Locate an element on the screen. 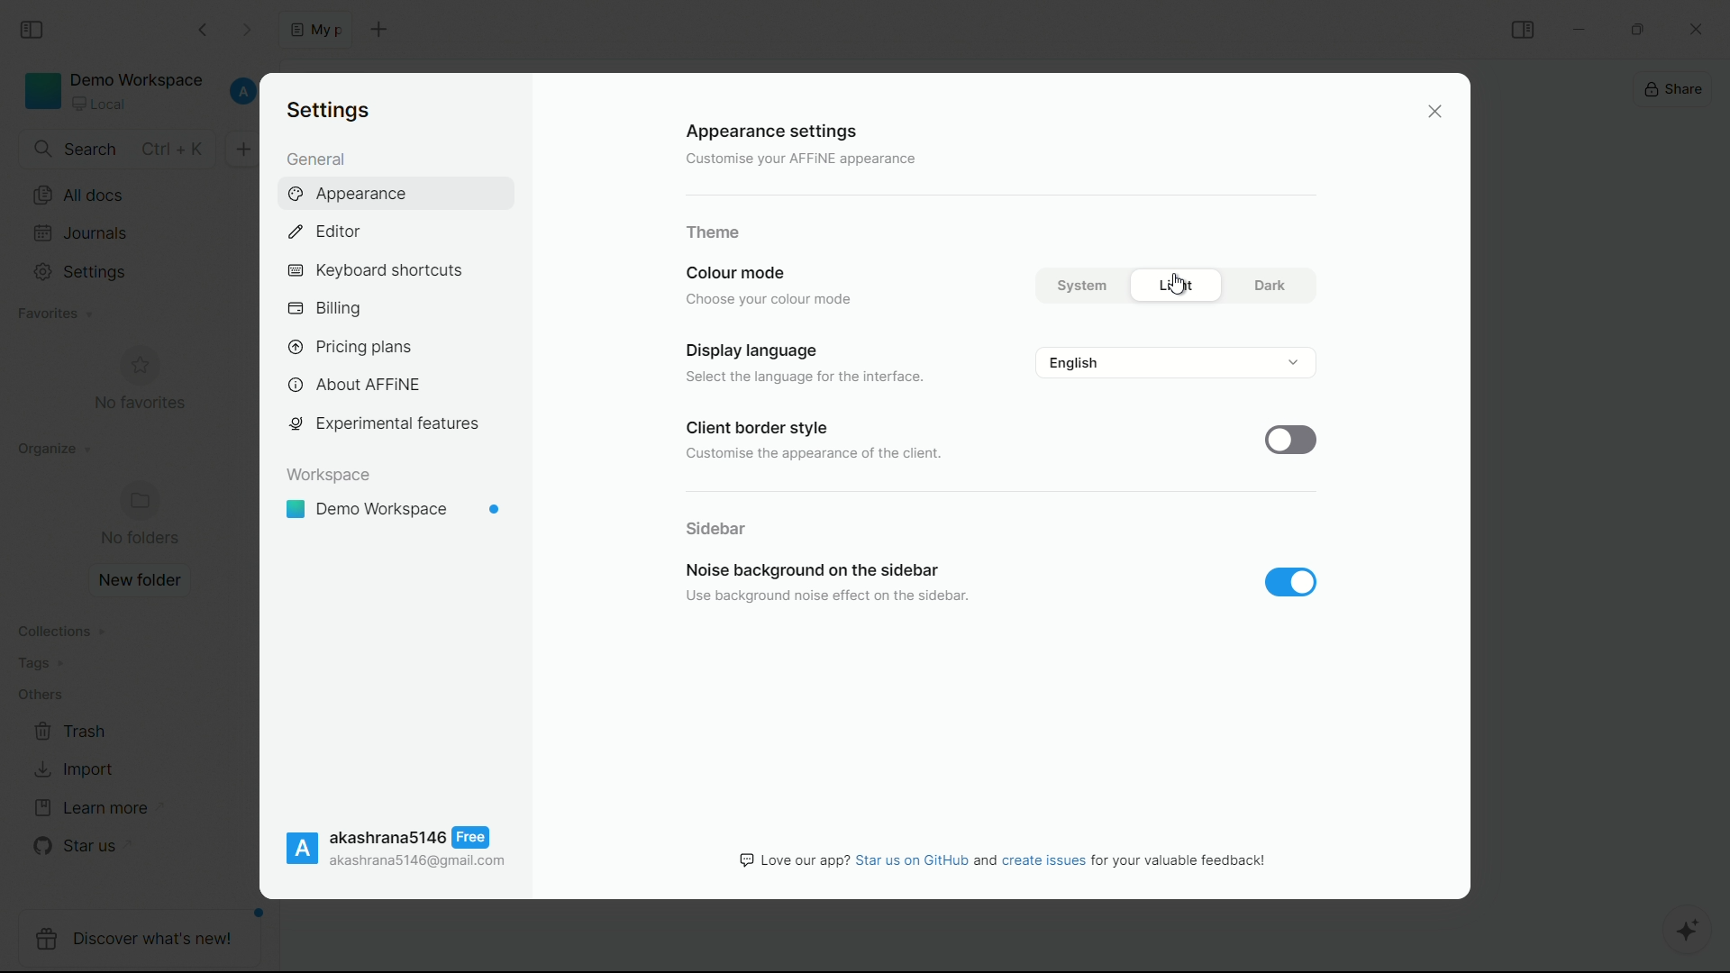 The width and height of the screenshot is (1730, 973). maximize or restore is located at coordinates (1643, 28).